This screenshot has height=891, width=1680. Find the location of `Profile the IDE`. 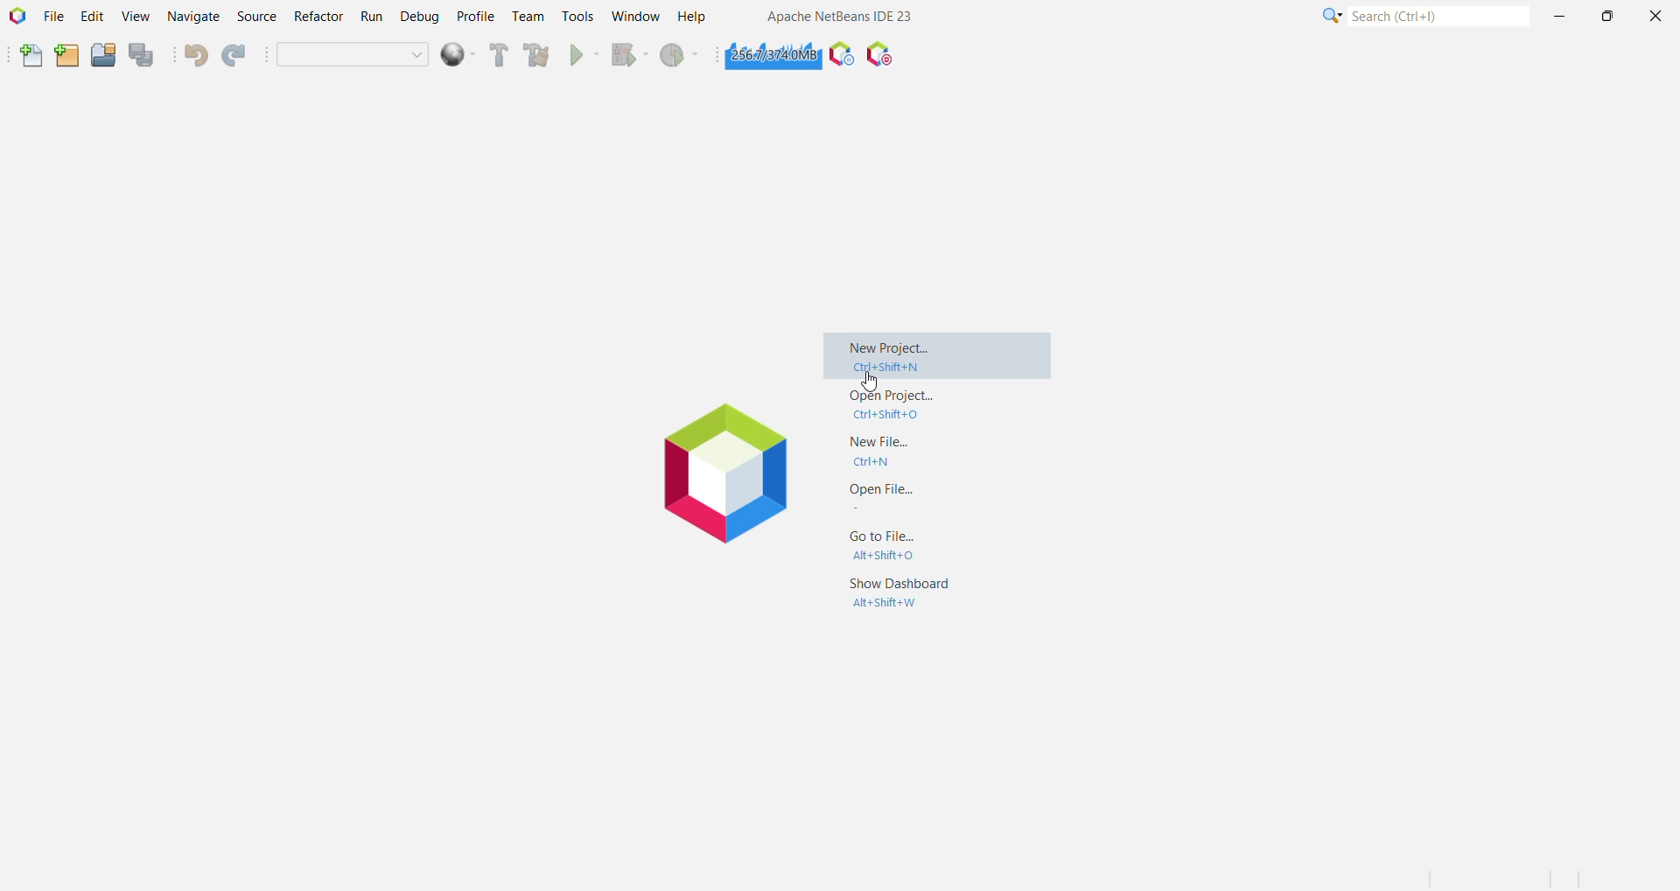

Profile the IDE is located at coordinates (841, 57).